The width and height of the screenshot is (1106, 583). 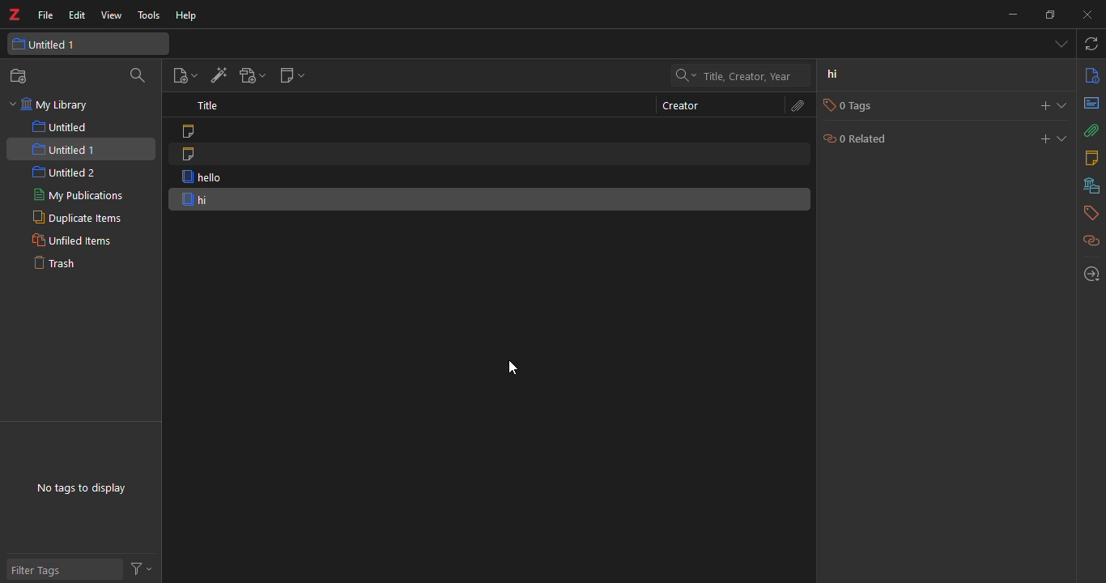 What do you see at coordinates (79, 218) in the screenshot?
I see `duplicate items` at bounding box center [79, 218].